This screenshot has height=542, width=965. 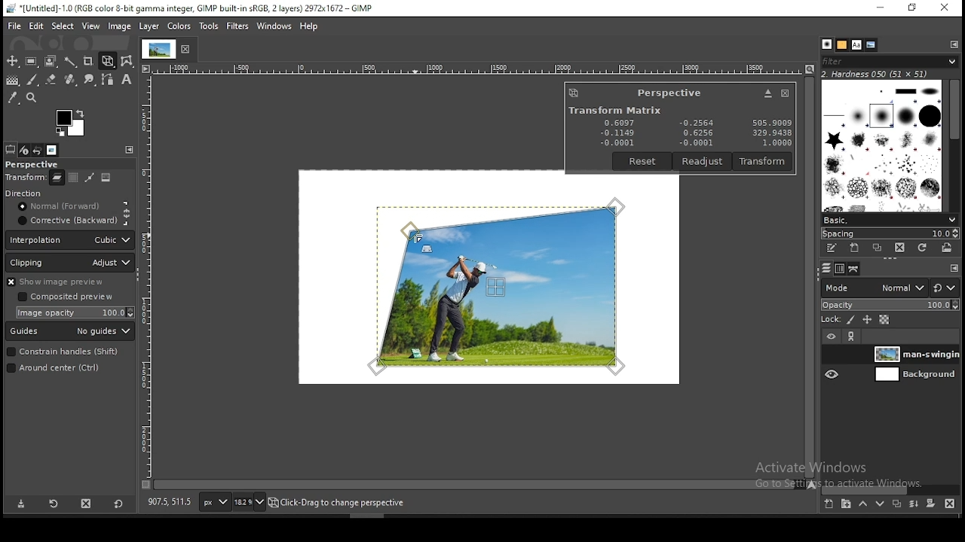 I want to click on lock, so click(x=832, y=320).